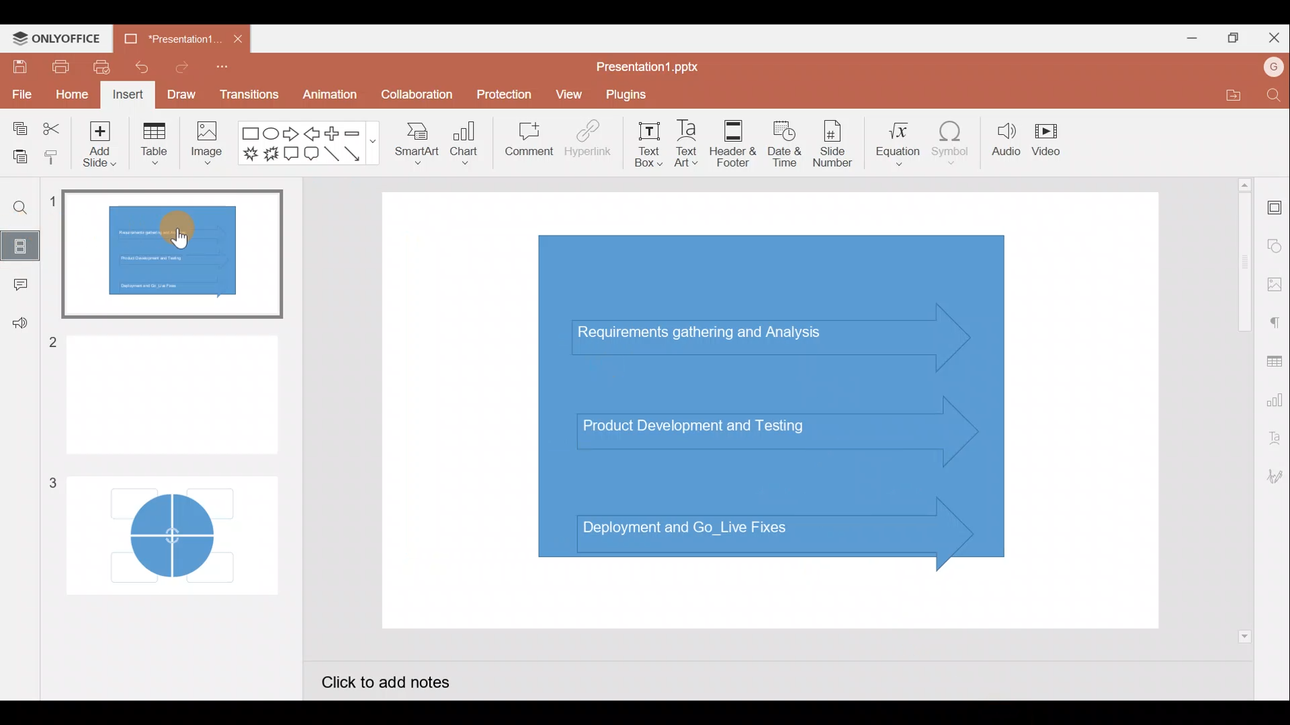 The width and height of the screenshot is (1290, 725). Describe the element at coordinates (645, 144) in the screenshot. I see `Text box` at that location.